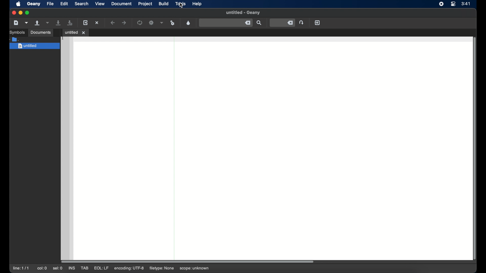 The image size is (486, 273). What do you see at coordinates (301, 22) in the screenshot?
I see `jump to entered line number` at bounding box center [301, 22].